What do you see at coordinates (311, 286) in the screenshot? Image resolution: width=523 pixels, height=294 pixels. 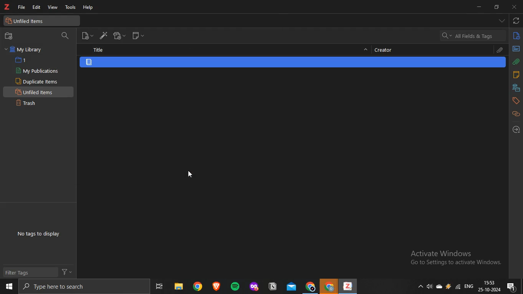 I see `chrome` at bounding box center [311, 286].